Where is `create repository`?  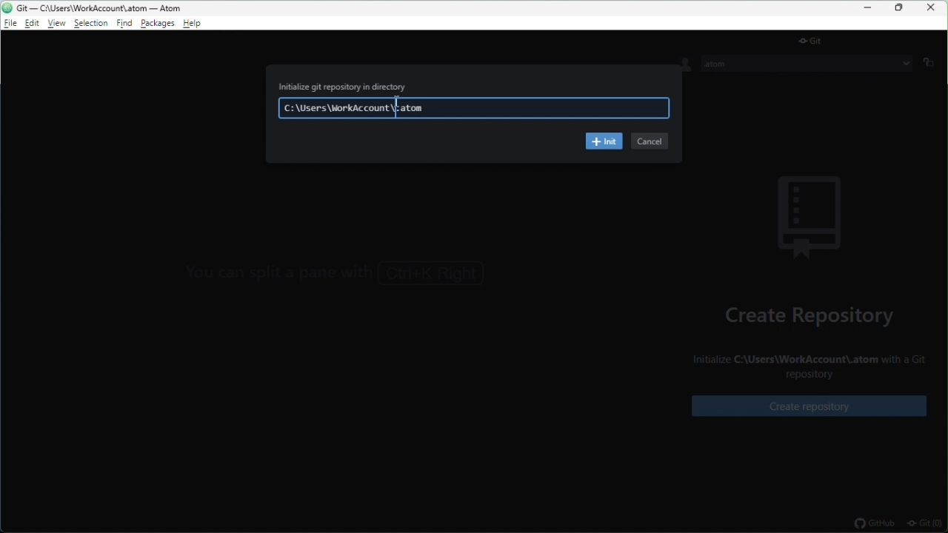 create repository is located at coordinates (812, 315).